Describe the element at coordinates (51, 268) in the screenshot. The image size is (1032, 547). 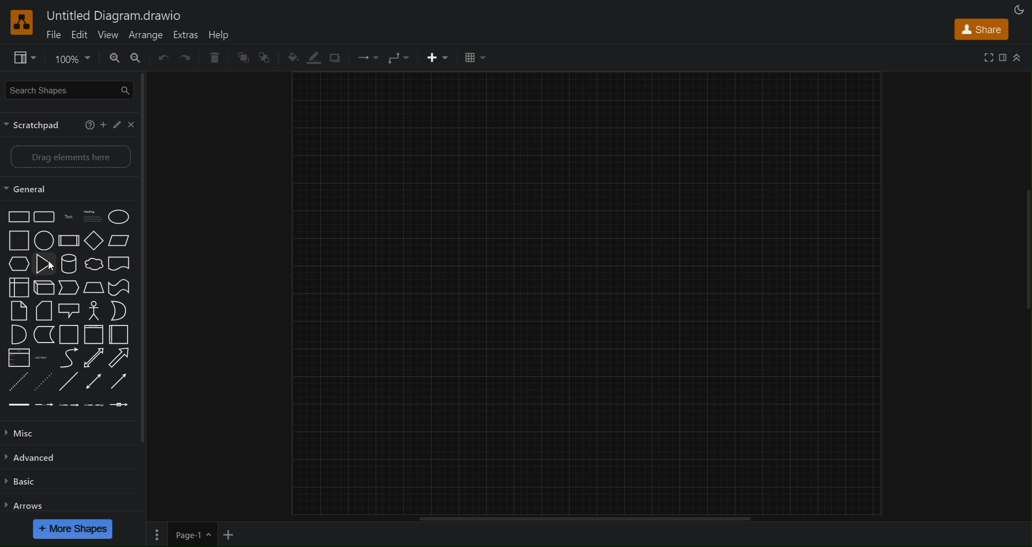
I see `Cursor` at that location.